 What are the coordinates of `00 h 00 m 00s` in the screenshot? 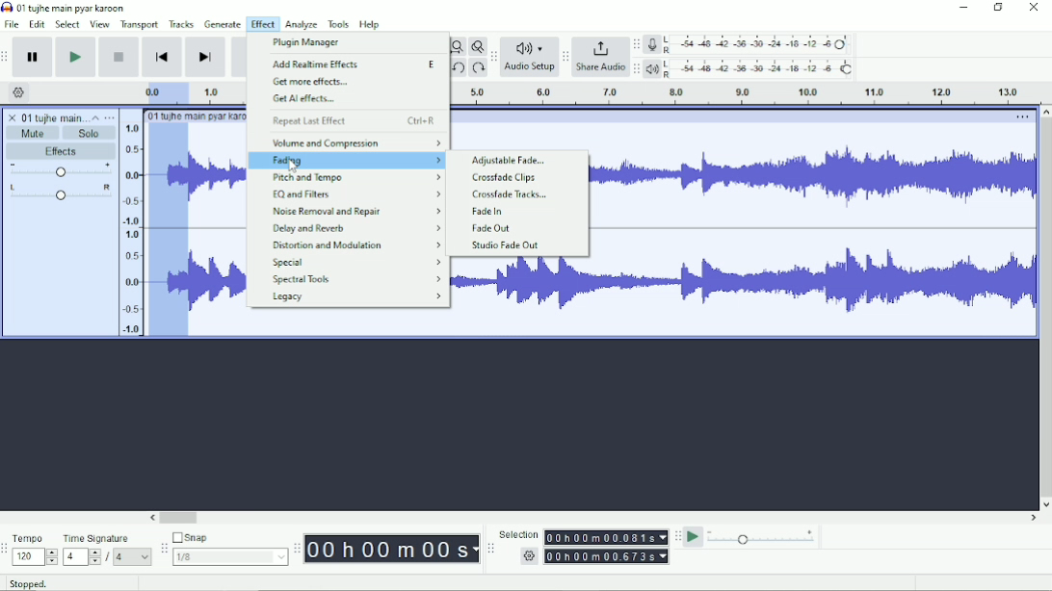 It's located at (392, 549).